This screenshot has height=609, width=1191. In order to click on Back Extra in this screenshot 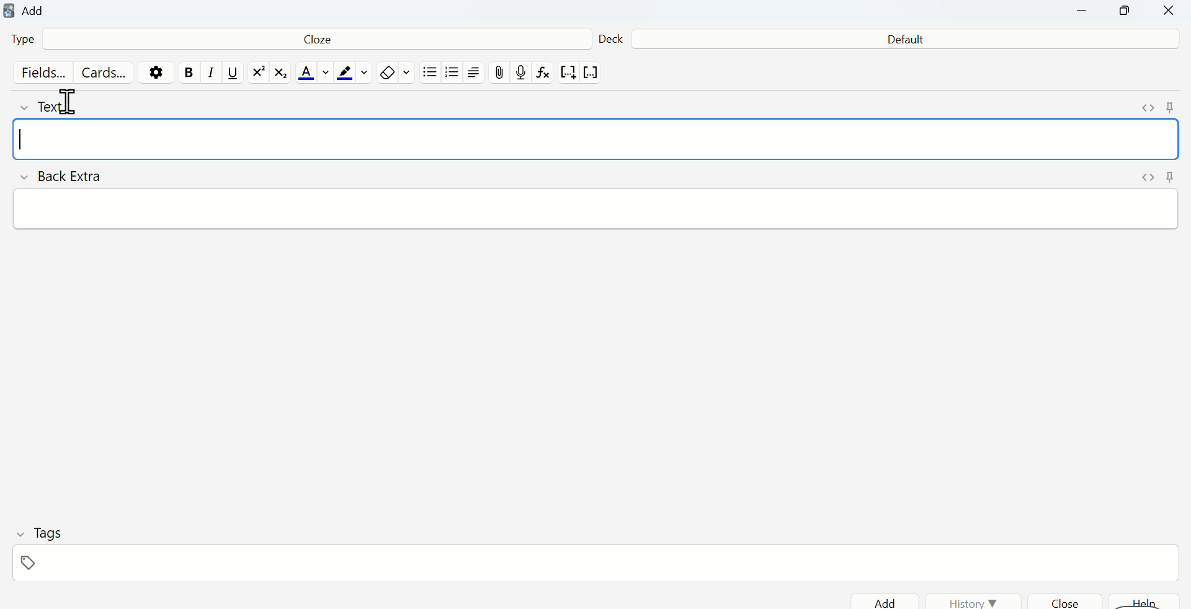, I will do `click(68, 177)`.